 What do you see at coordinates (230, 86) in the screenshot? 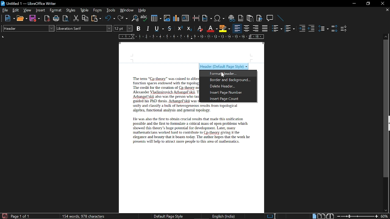
I see `Delete header` at bounding box center [230, 86].